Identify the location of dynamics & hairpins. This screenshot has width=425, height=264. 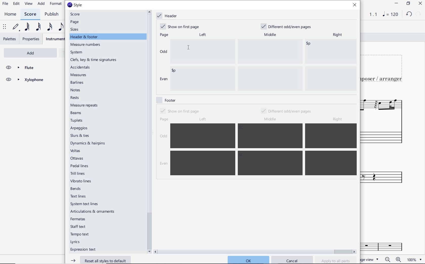
(89, 143).